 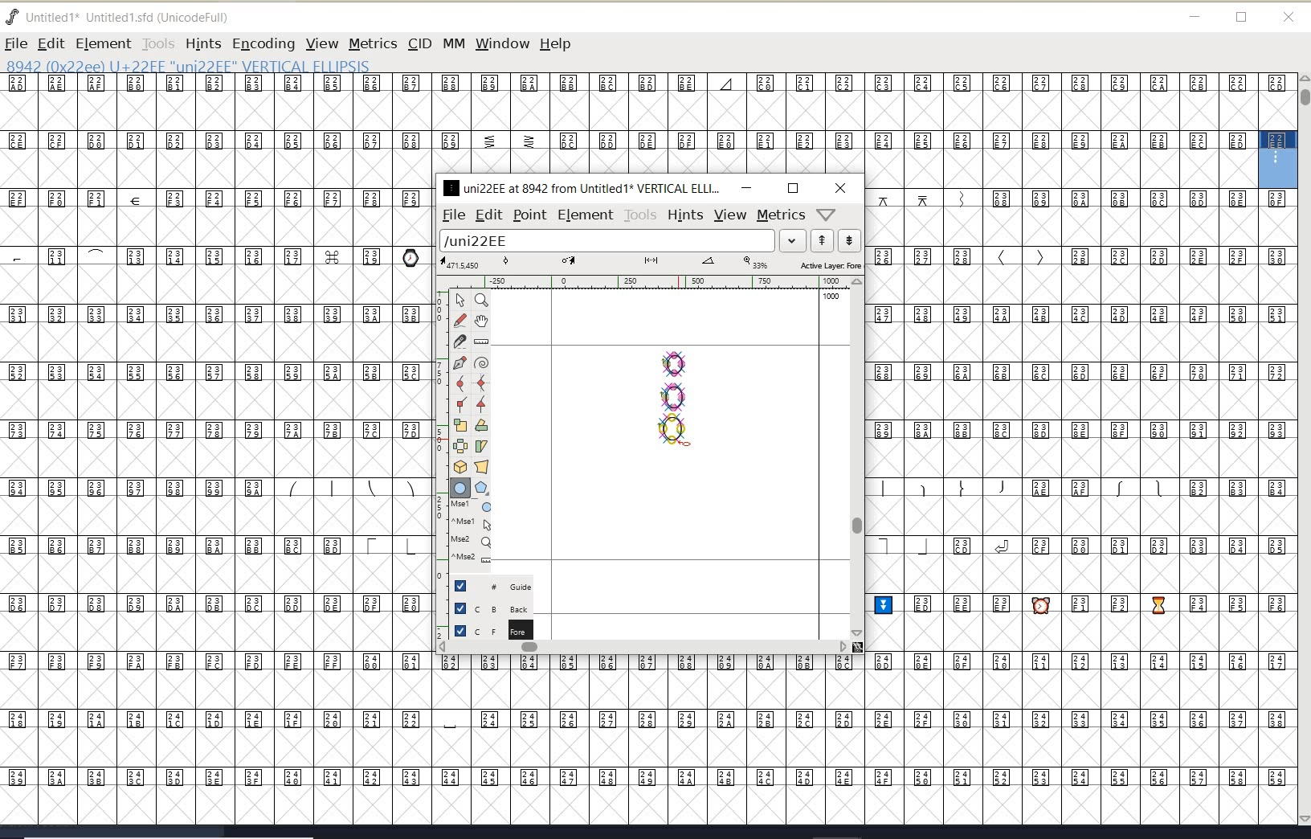 What do you see at coordinates (480, 383) in the screenshot?
I see `add a curve point always either horizontal or vertical` at bounding box center [480, 383].